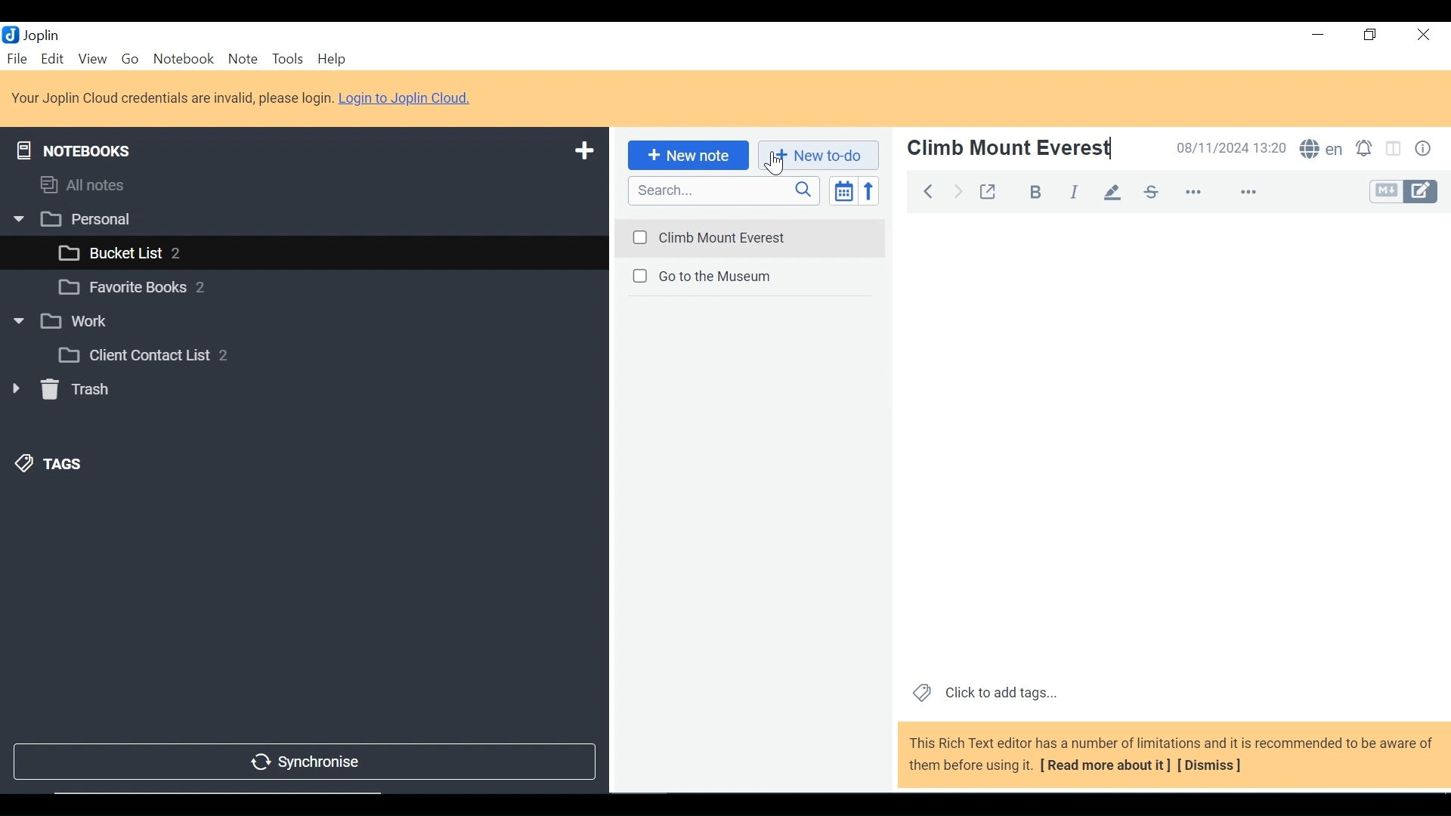 This screenshot has height=816, width=1451. Describe the element at coordinates (1233, 149) in the screenshot. I see `Date and Time` at that location.